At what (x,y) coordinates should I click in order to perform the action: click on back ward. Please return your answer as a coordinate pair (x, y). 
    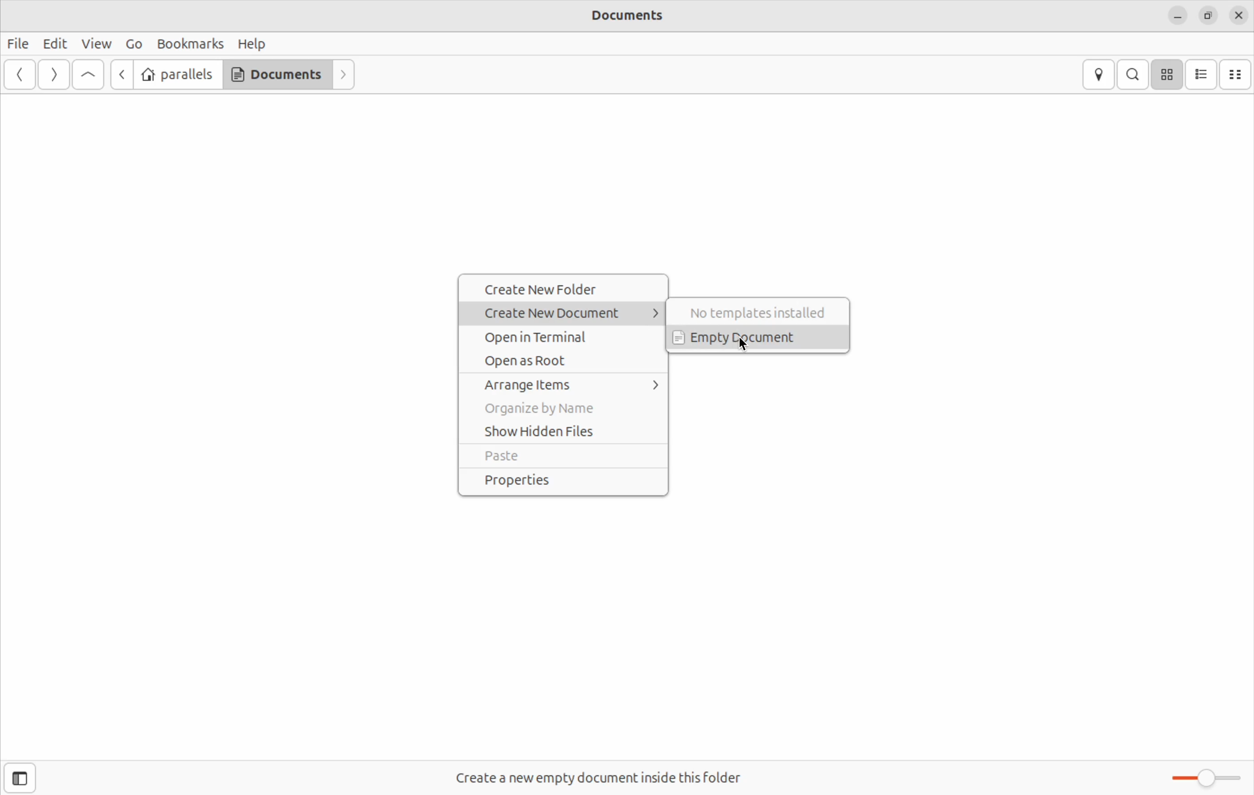
    Looking at the image, I should click on (21, 75).